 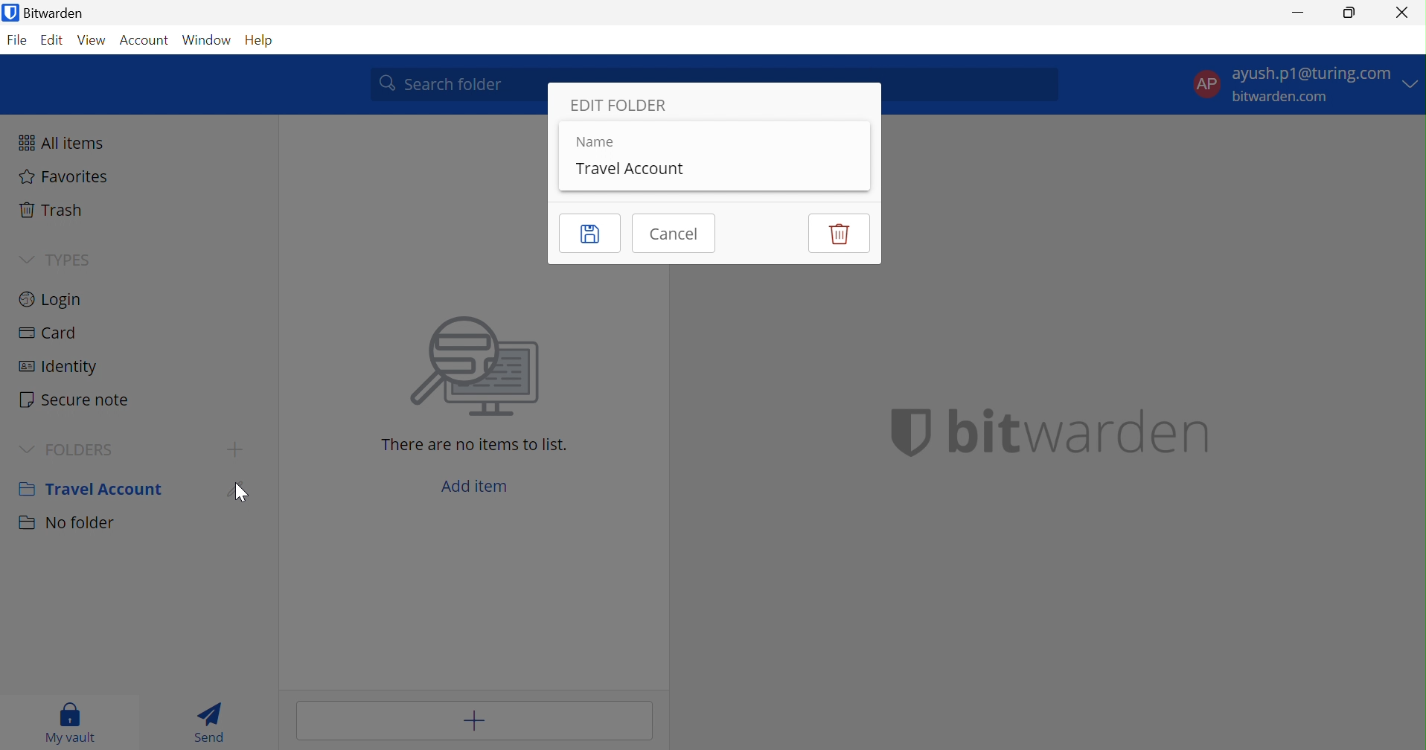 What do you see at coordinates (74, 725) in the screenshot?
I see `My Vault` at bounding box center [74, 725].